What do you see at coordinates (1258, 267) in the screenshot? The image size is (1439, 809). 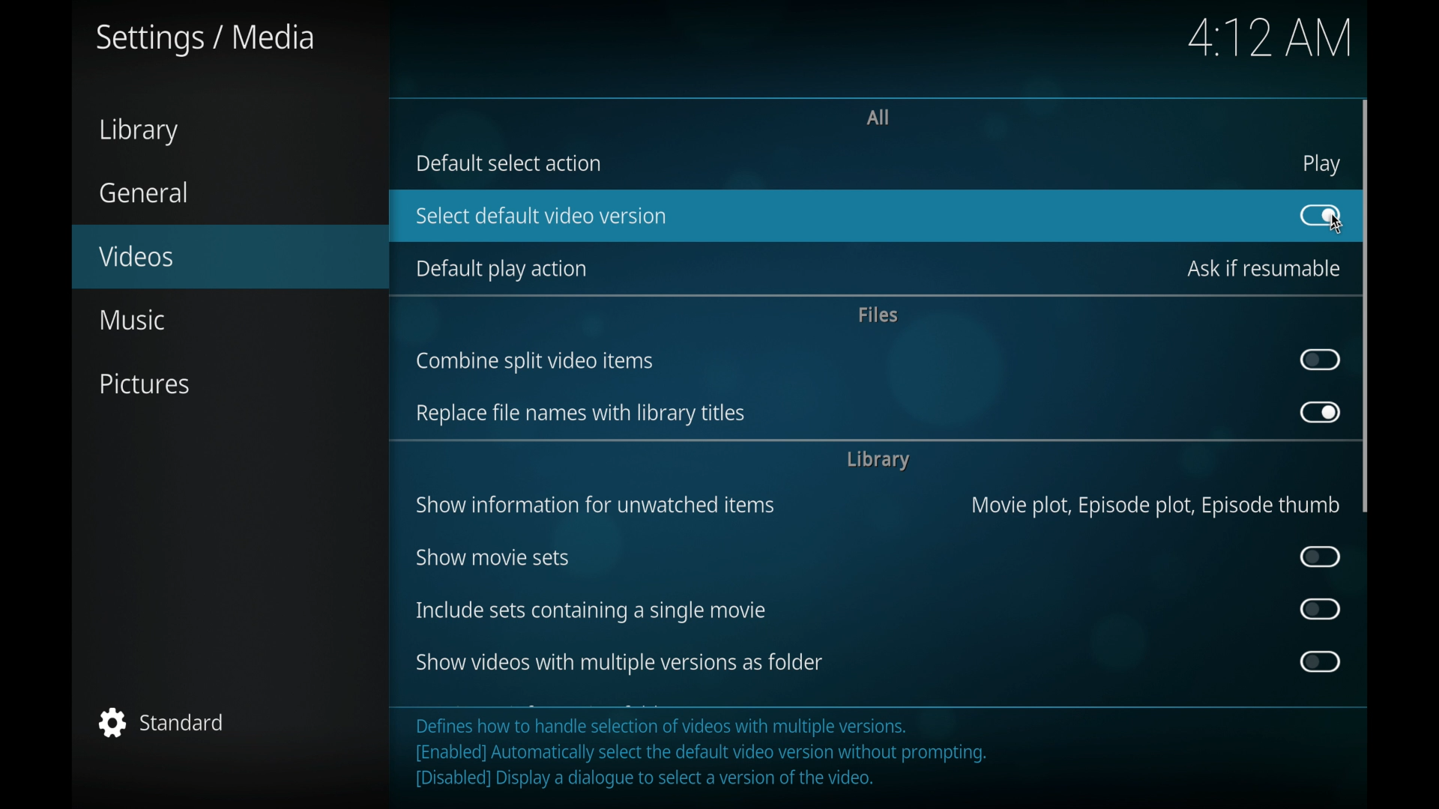 I see `ask if resumable` at bounding box center [1258, 267].